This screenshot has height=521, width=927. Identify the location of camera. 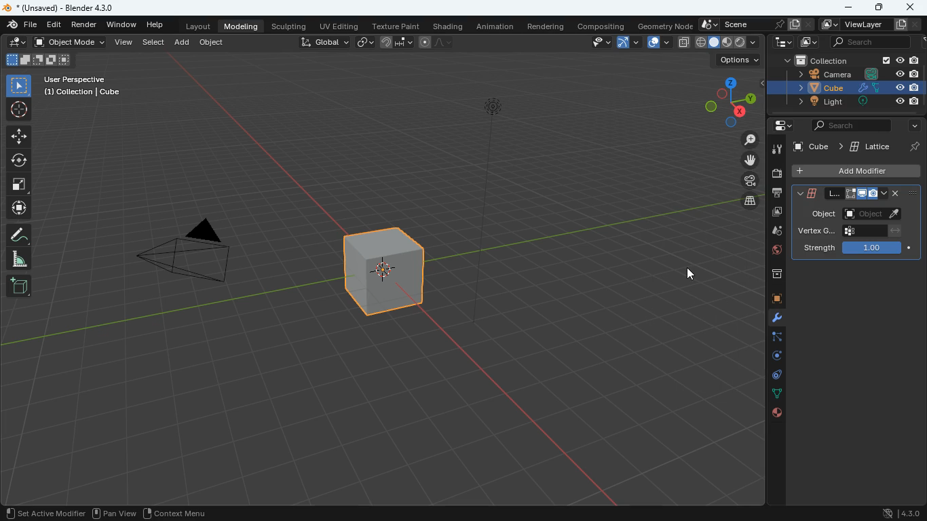
(852, 76).